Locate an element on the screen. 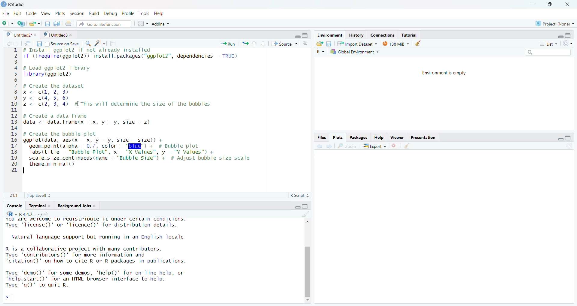 This screenshot has height=306, width=577. save all documents is located at coordinates (47, 22).